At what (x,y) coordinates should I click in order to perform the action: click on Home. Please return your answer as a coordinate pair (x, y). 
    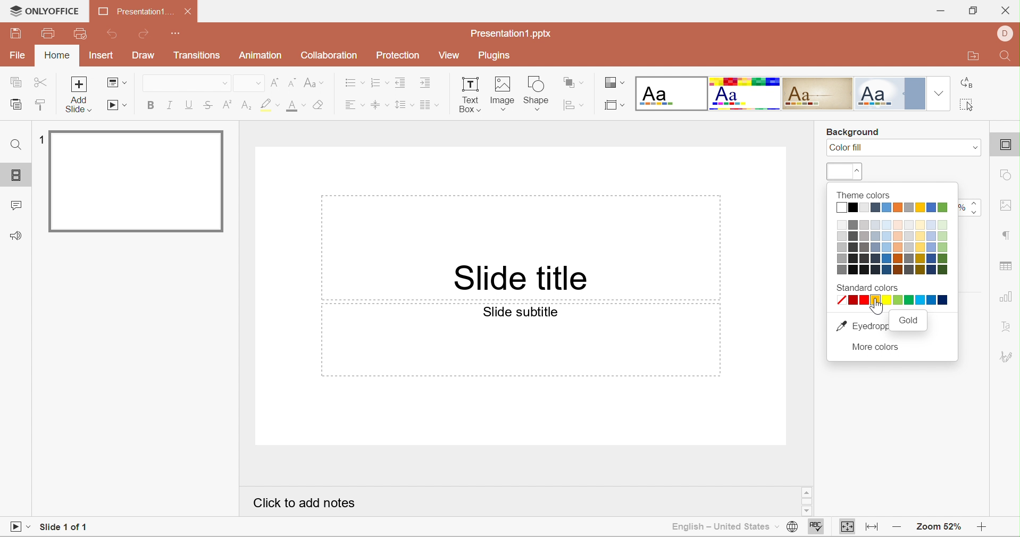
    Looking at the image, I should click on (59, 56).